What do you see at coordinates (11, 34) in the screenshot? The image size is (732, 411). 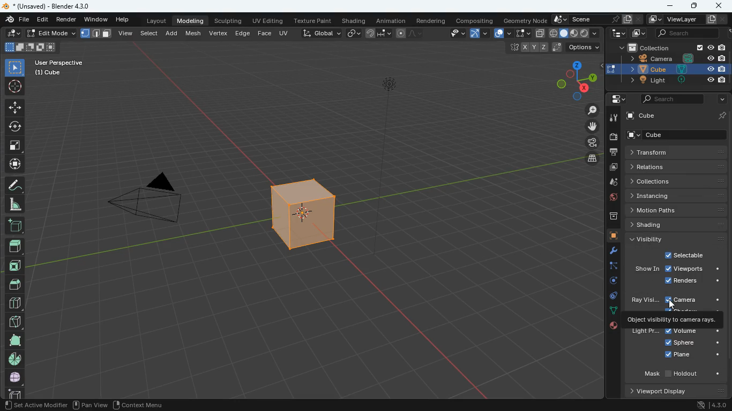 I see `edit` at bounding box center [11, 34].